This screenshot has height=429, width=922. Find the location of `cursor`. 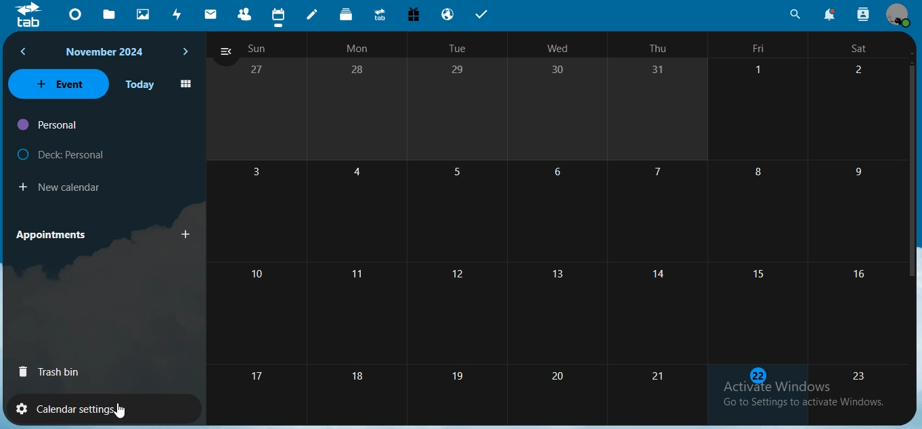

cursor is located at coordinates (119, 411).